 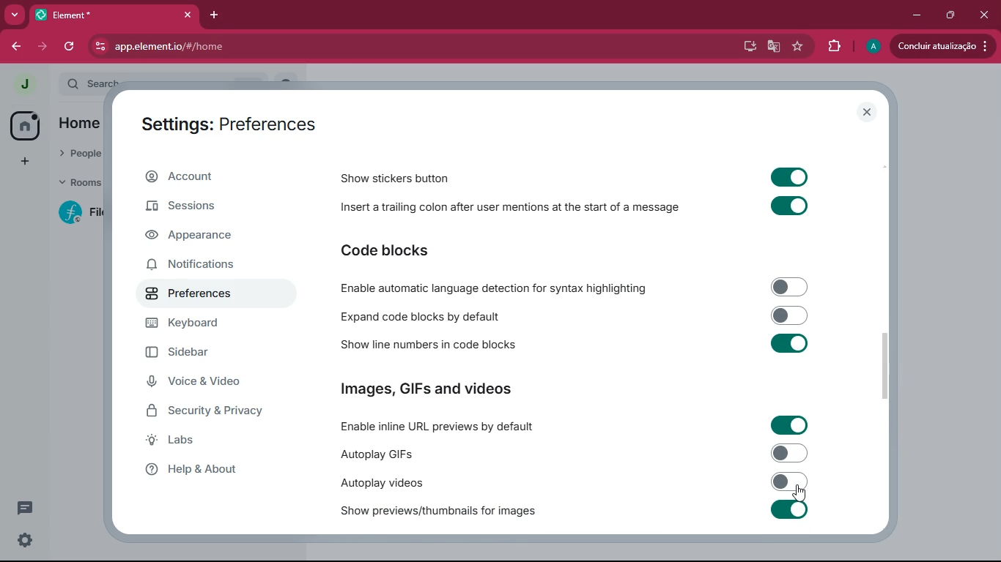 I want to click on close, so click(x=868, y=112).